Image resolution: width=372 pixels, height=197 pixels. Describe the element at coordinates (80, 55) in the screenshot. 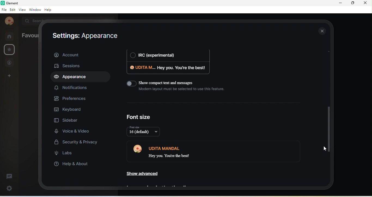

I see `account` at that location.